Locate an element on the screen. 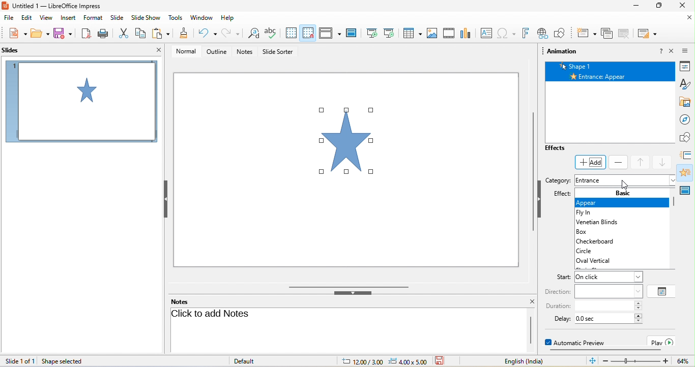  the document has not been modified since the last save is located at coordinates (446, 361).